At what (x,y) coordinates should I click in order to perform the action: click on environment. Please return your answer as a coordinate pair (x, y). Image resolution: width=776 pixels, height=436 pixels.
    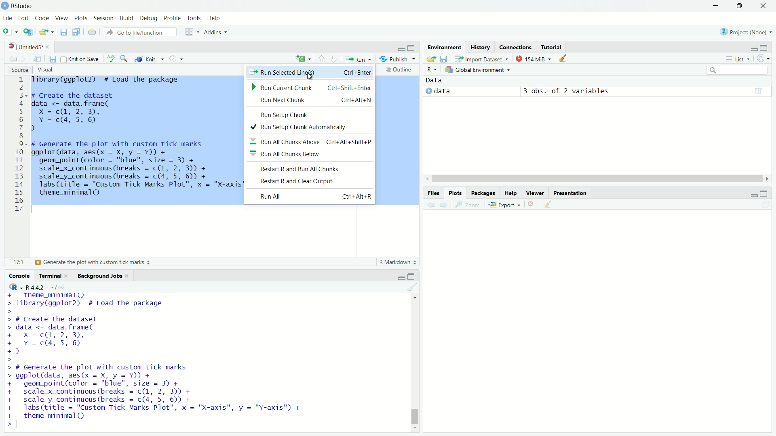
    Looking at the image, I should click on (445, 46).